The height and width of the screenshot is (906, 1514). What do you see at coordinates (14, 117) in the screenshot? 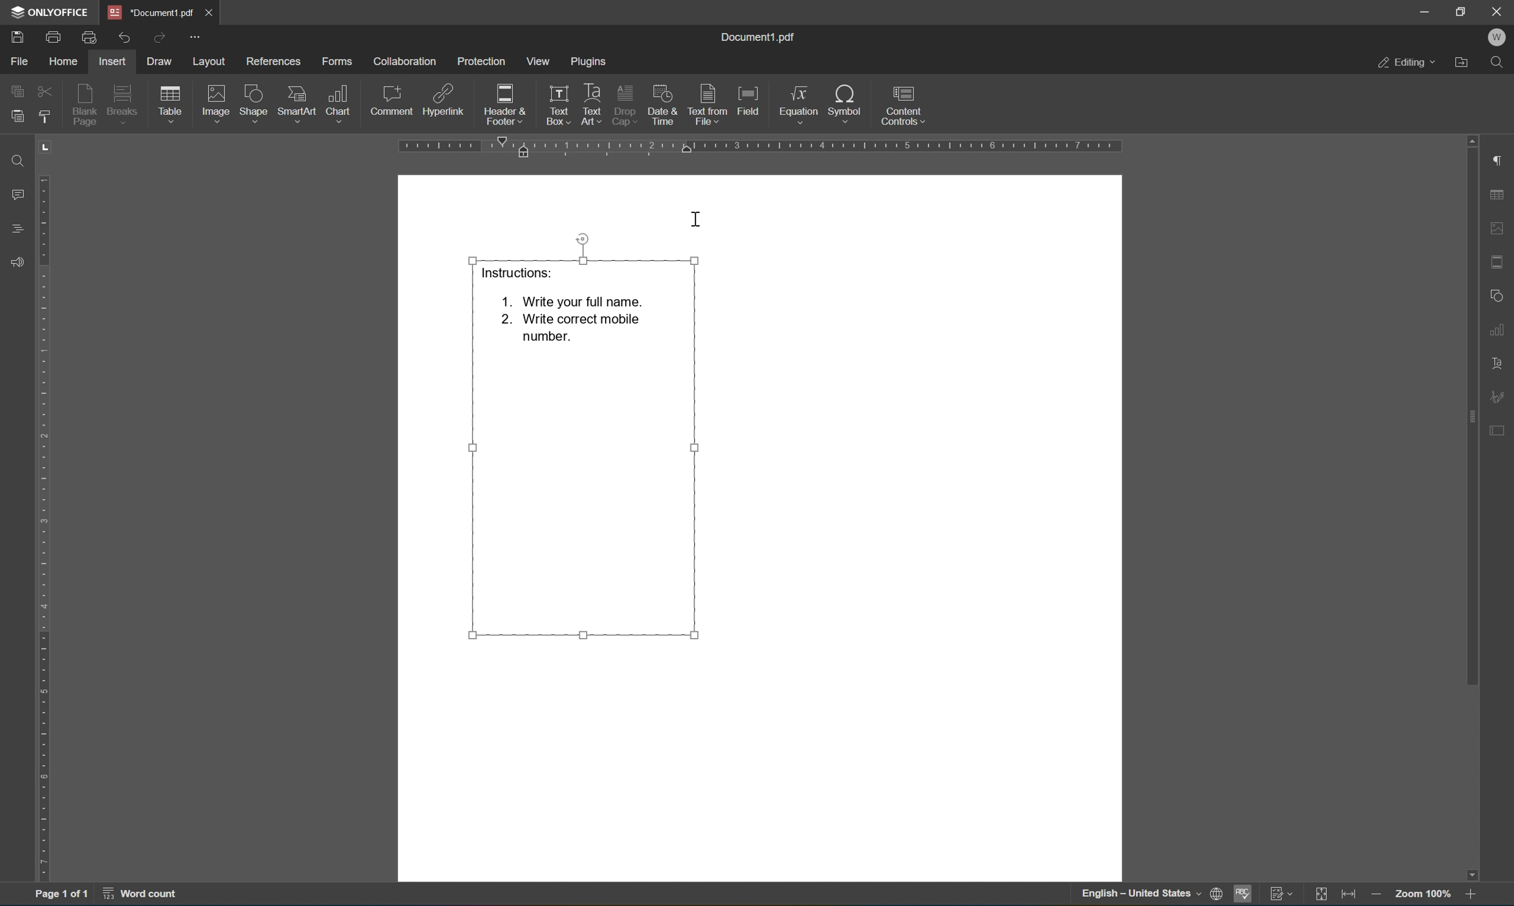
I see `paste` at bounding box center [14, 117].